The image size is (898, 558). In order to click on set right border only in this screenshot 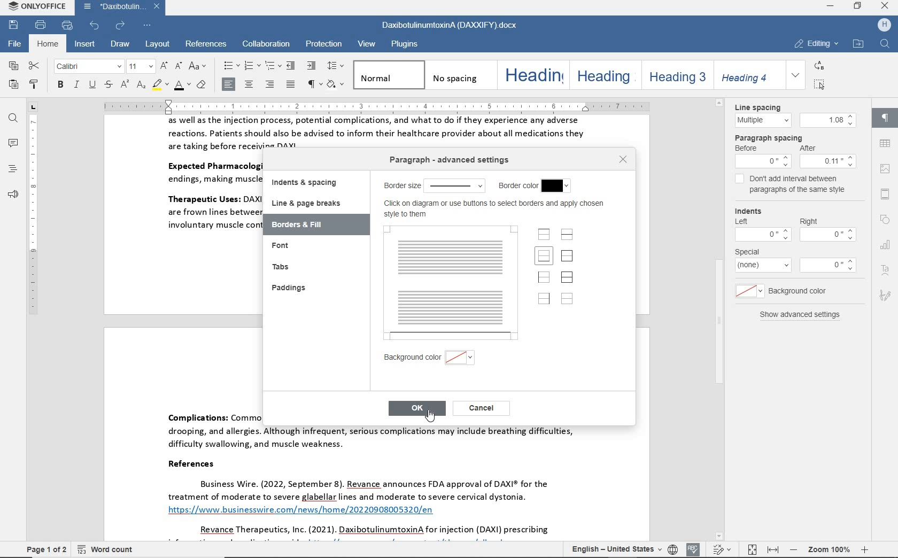, I will do `click(544, 298)`.